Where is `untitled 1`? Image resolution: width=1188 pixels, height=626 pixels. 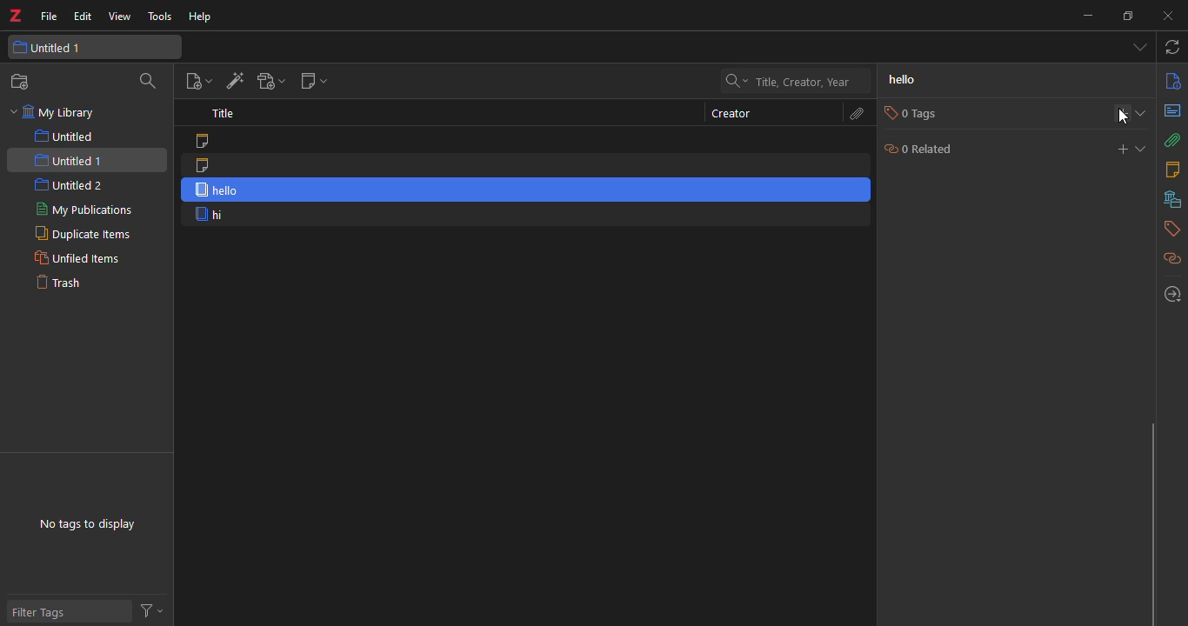 untitled 1 is located at coordinates (64, 48).